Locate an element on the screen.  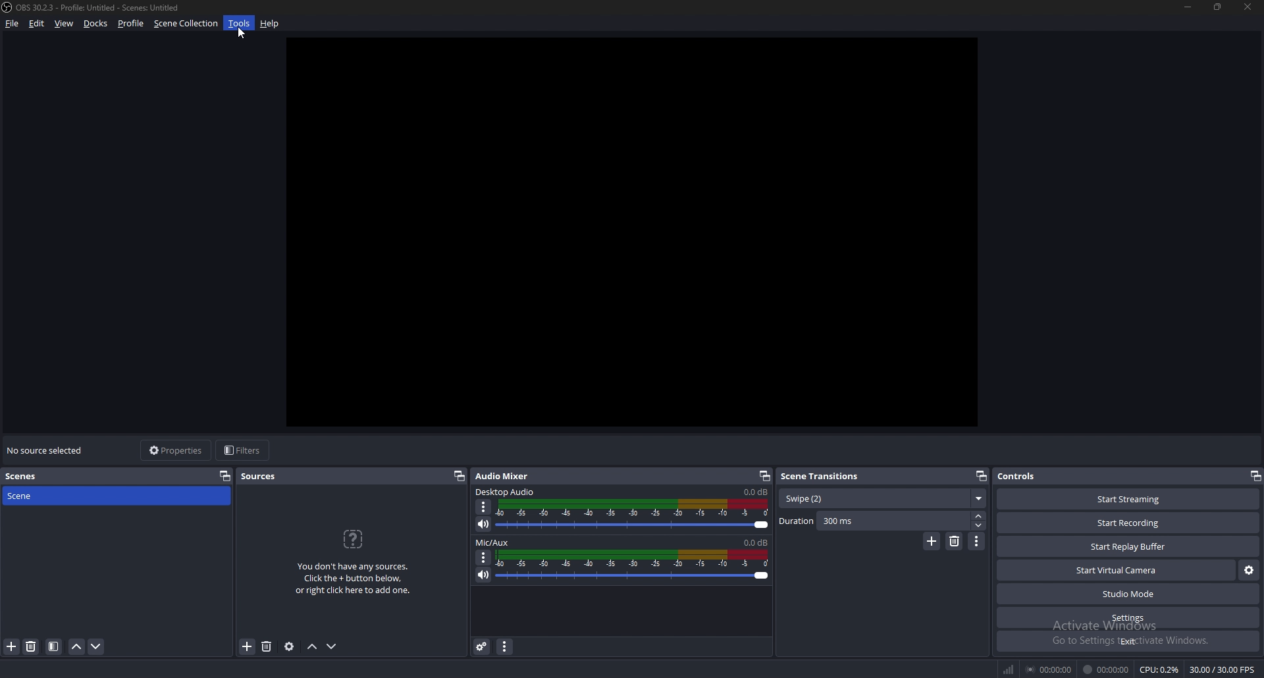
file is located at coordinates (13, 23).